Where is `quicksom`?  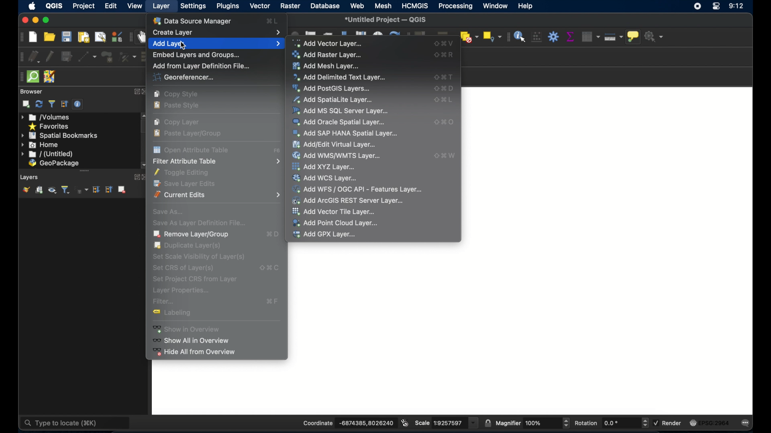 quicksom is located at coordinates (33, 77).